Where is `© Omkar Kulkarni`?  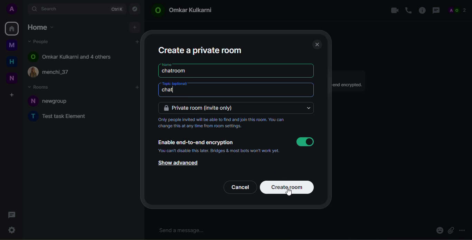 © Omkar Kulkarni is located at coordinates (186, 10).